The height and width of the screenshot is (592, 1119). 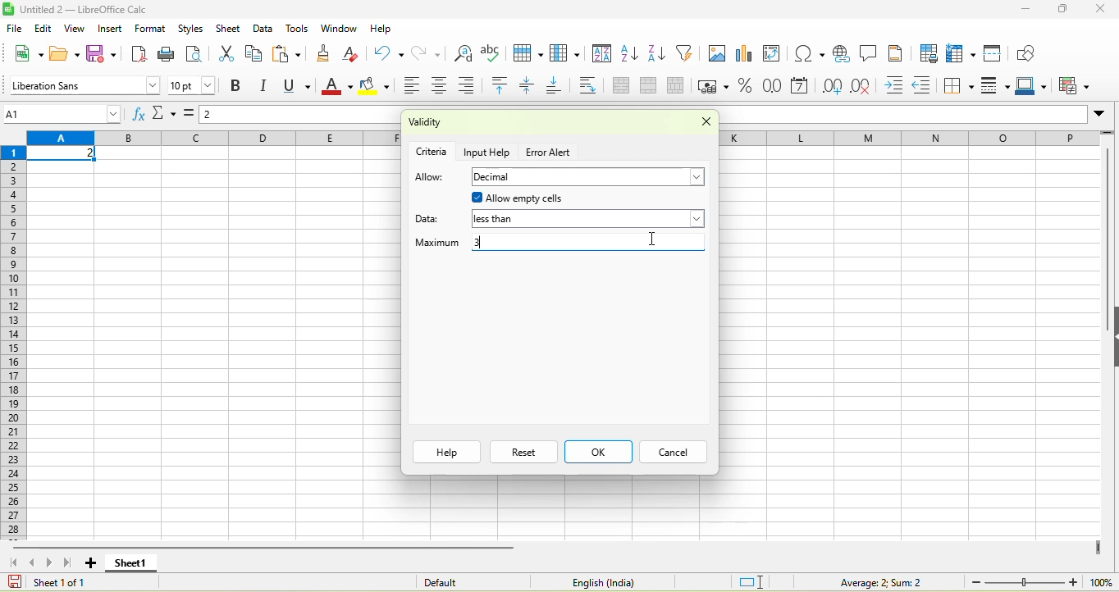 What do you see at coordinates (289, 54) in the screenshot?
I see `paste` at bounding box center [289, 54].